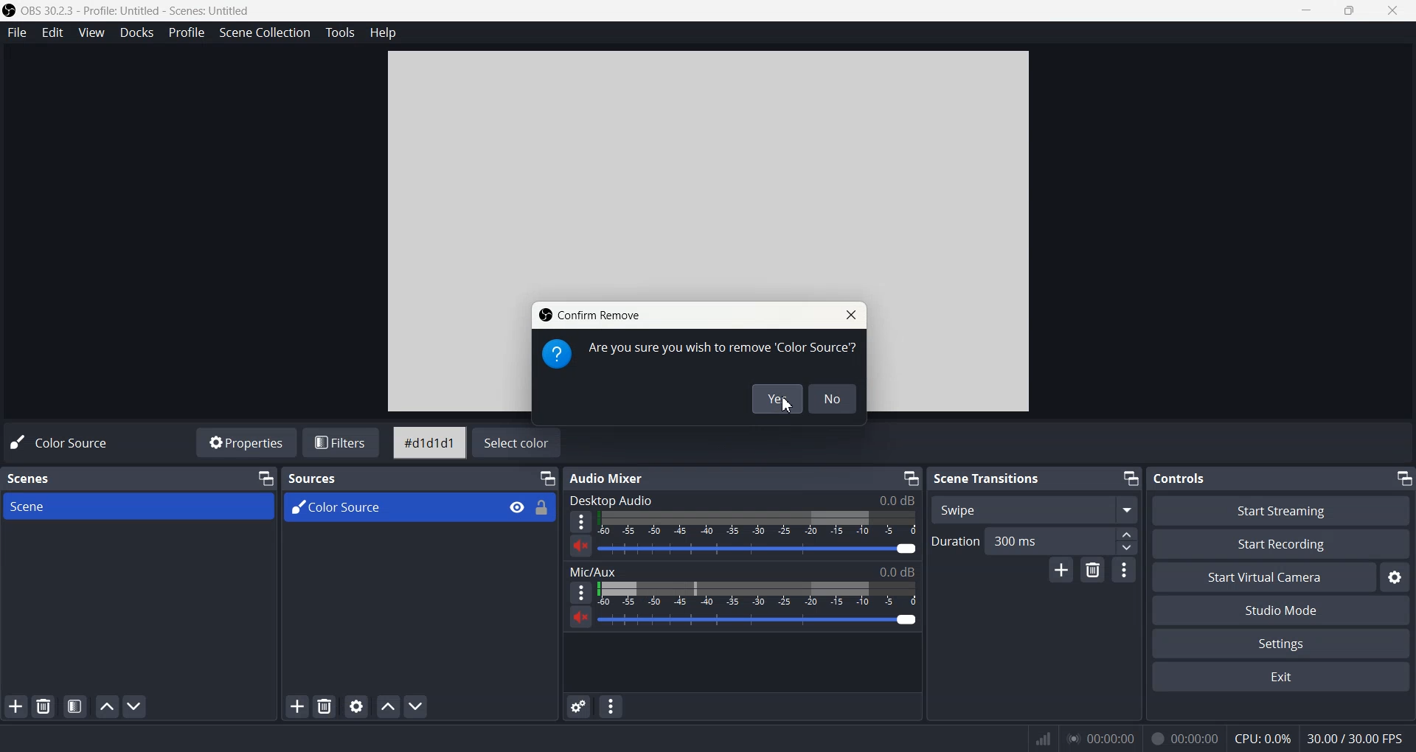 The height and width of the screenshot is (752, 1416). I want to click on Settings, so click(1397, 577).